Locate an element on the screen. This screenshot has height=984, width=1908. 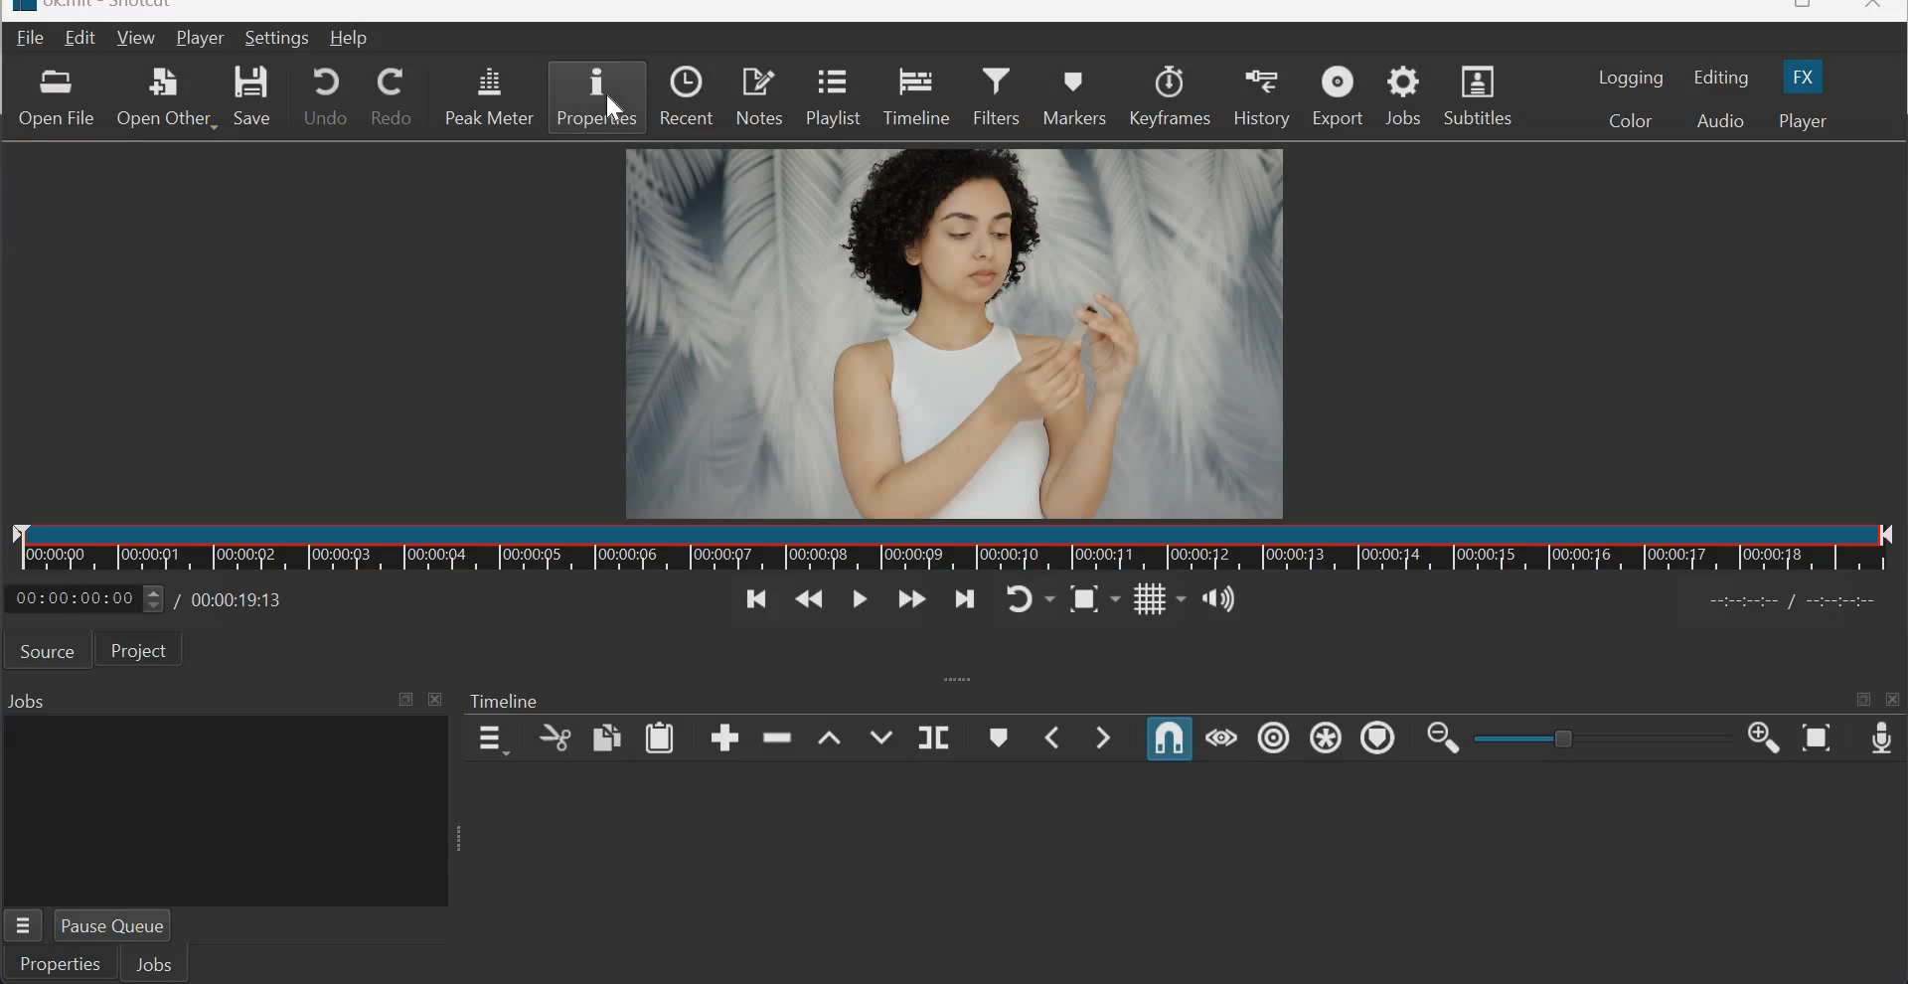
Show the volume control is located at coordinates (1221, 595).